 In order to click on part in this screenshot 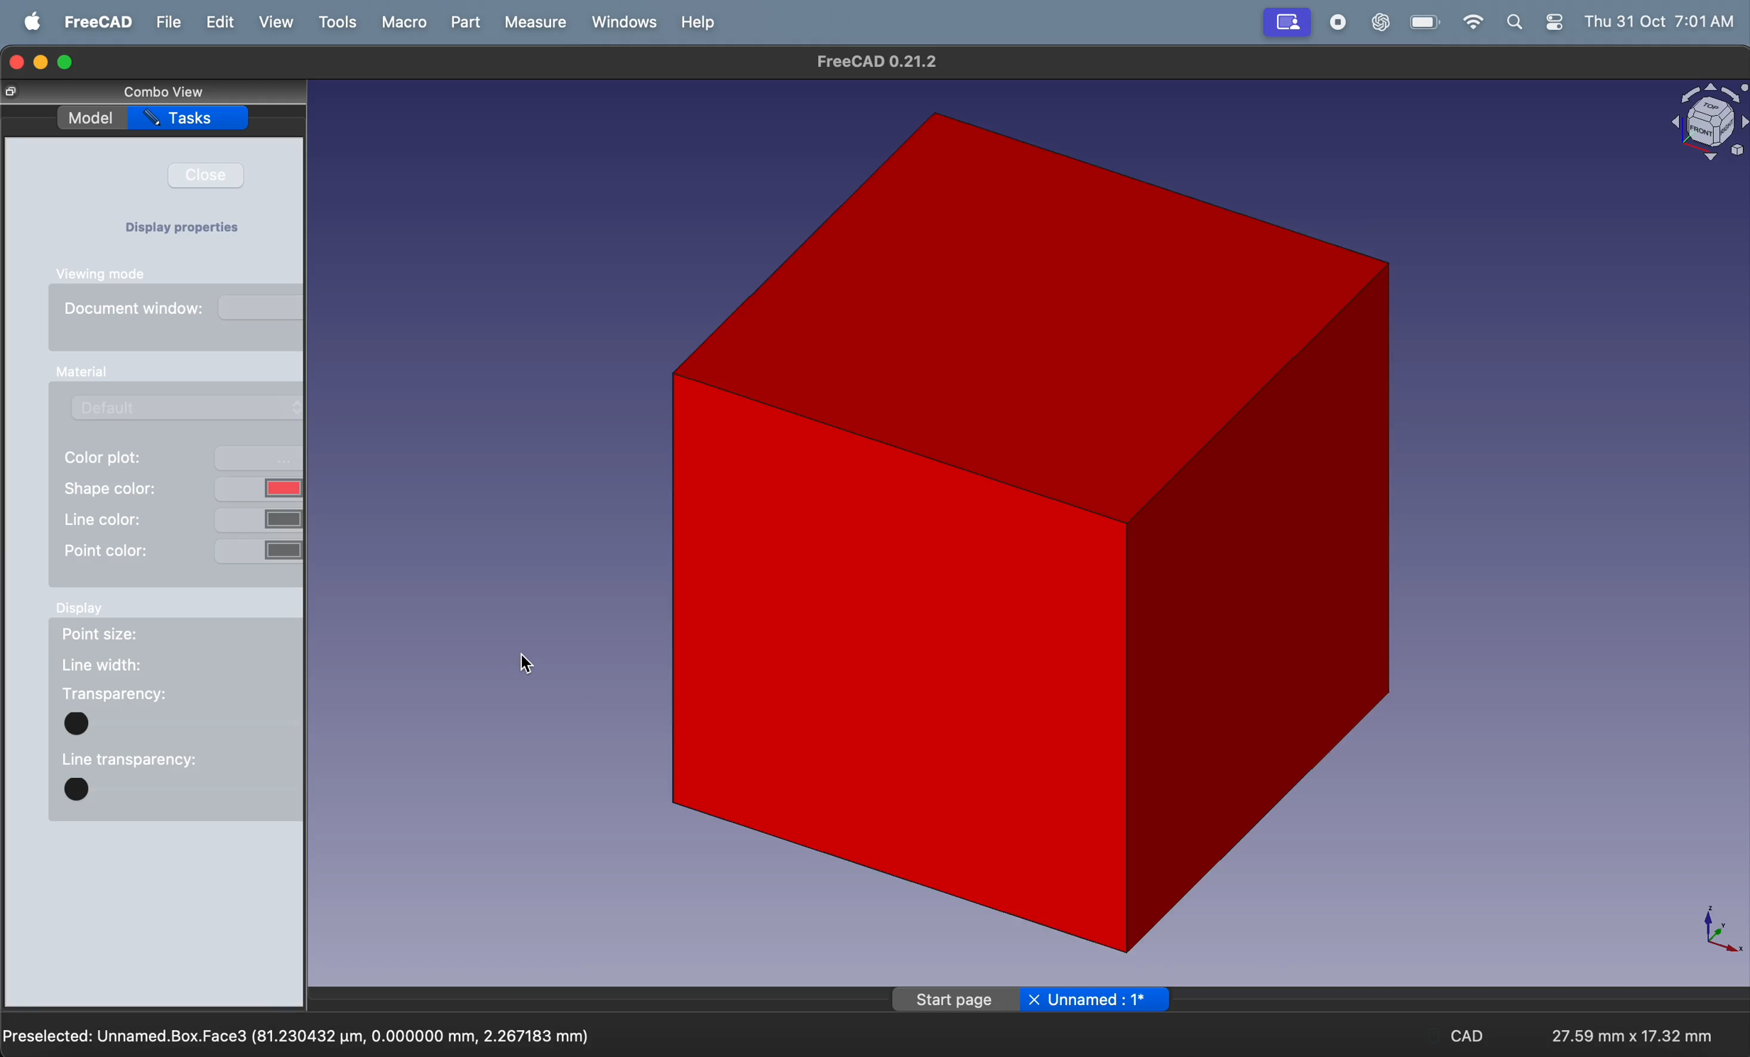, I will do `click(469, 23)`.